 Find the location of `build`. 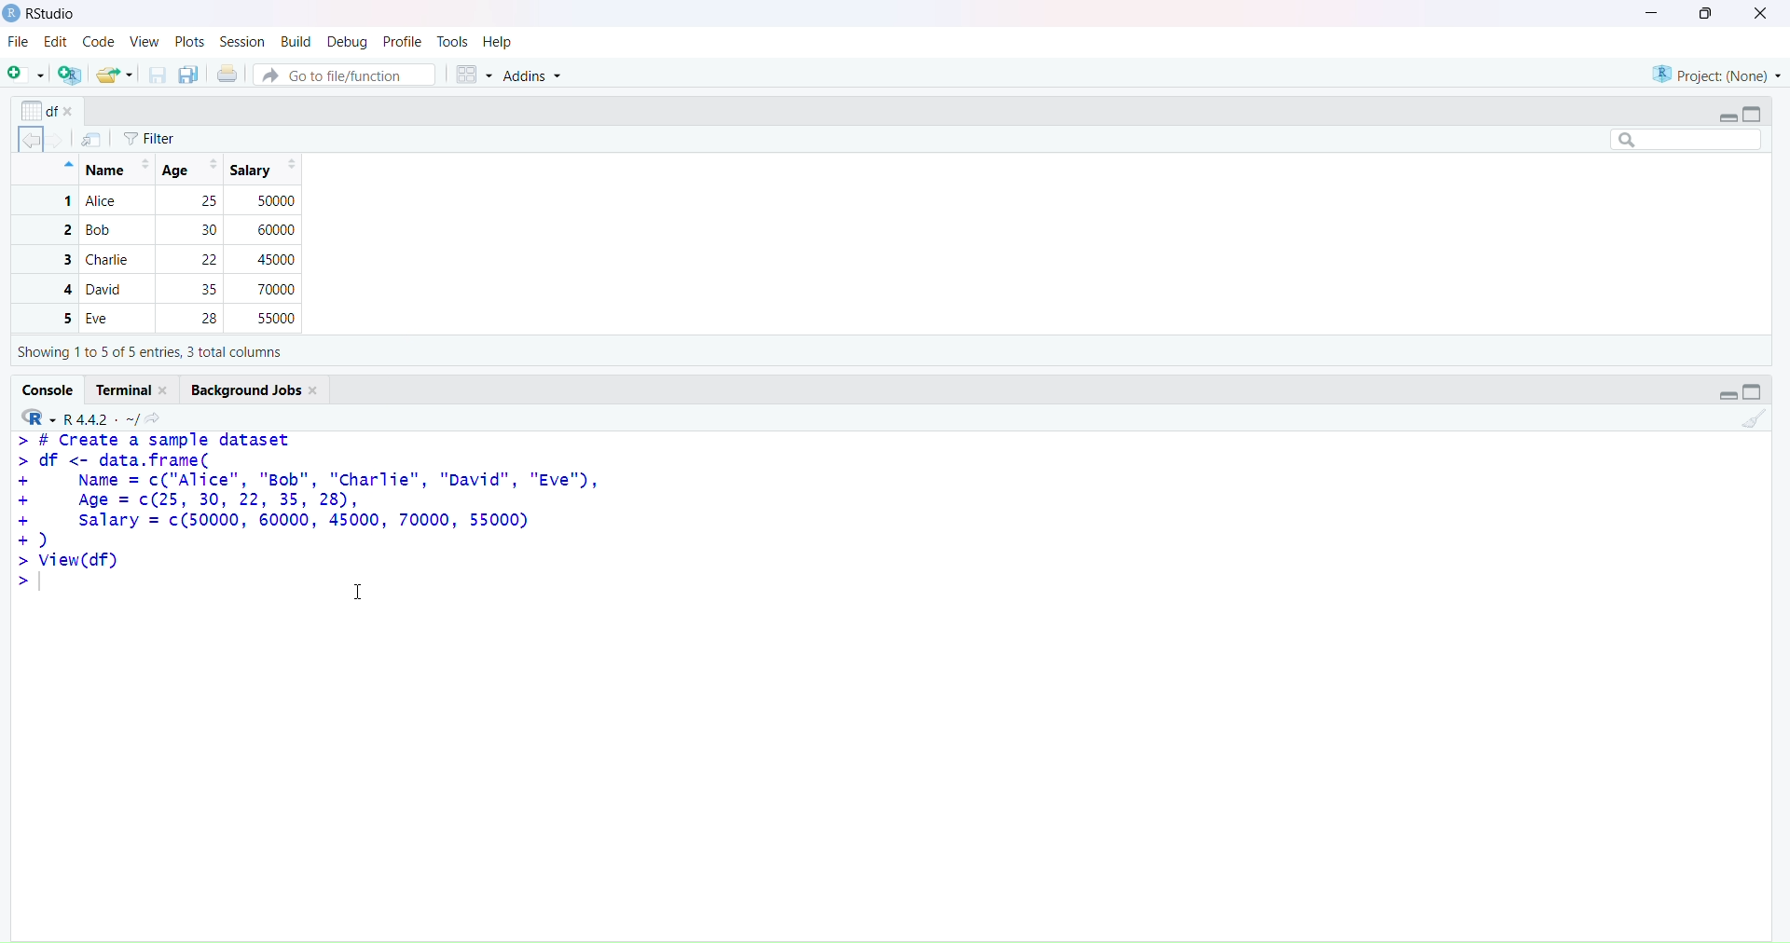

build is located at coordinates (297, 42).